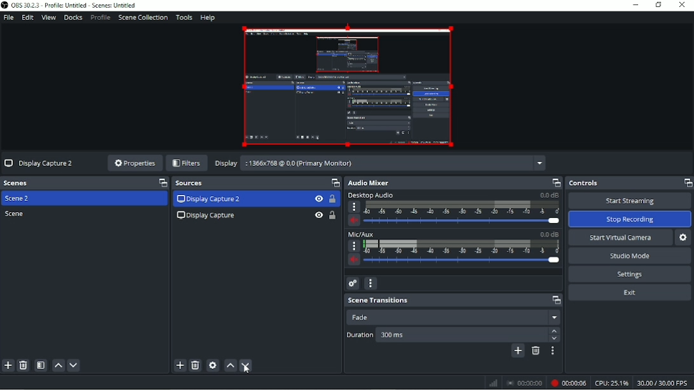  Describe the element at coordinates (346, 86) in the screenshot. I see `Video (Display capture 2)` at that location.